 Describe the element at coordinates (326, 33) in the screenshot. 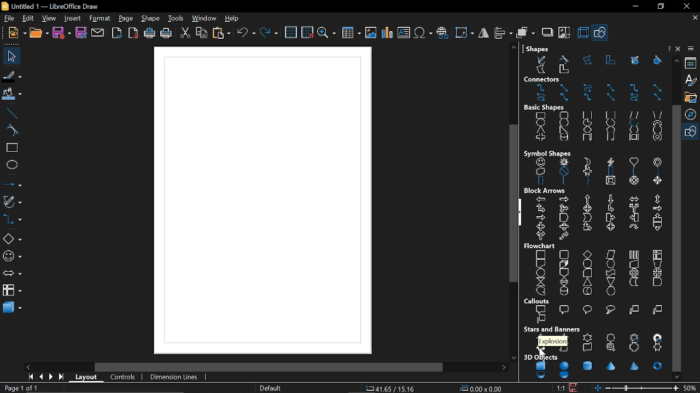

I see `zoom` at that location.